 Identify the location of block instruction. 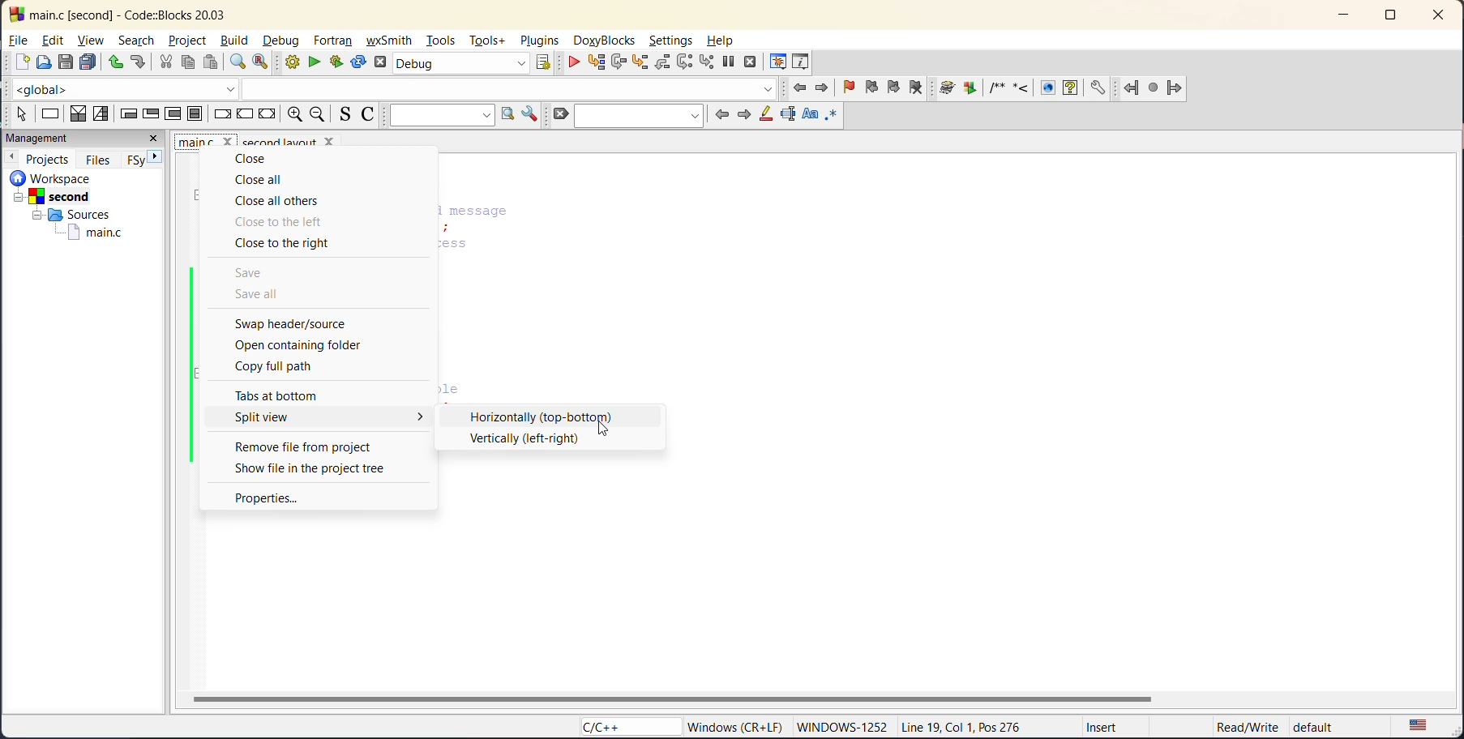
(193, 114).